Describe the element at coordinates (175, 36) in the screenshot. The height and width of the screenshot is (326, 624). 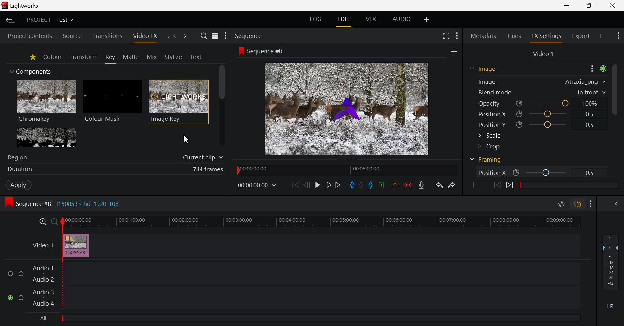
I see `Previous Panel` at that location.